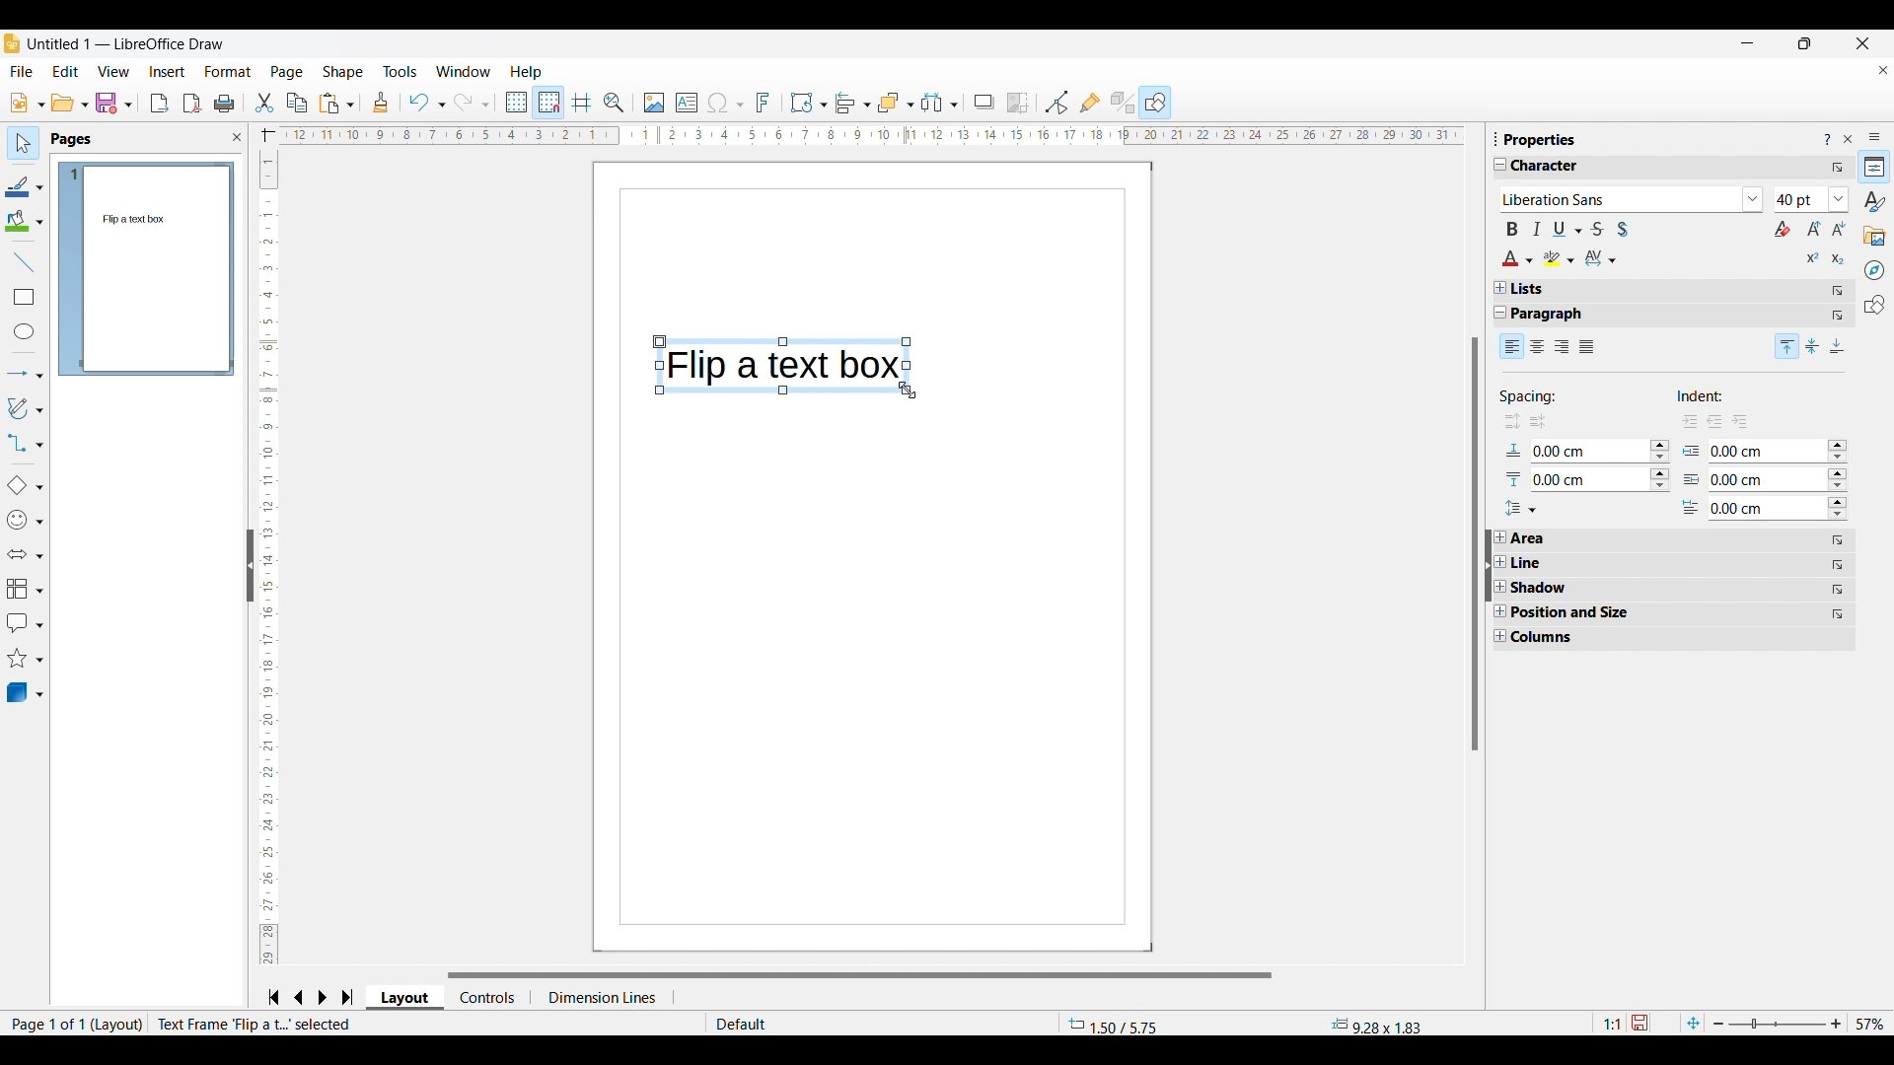 The height and width of the screenshot is (1065, 1894). Describe the element at coordinates (1514, 466) in the screenshot. I see `Indicates input for respective spacing options` at that location.